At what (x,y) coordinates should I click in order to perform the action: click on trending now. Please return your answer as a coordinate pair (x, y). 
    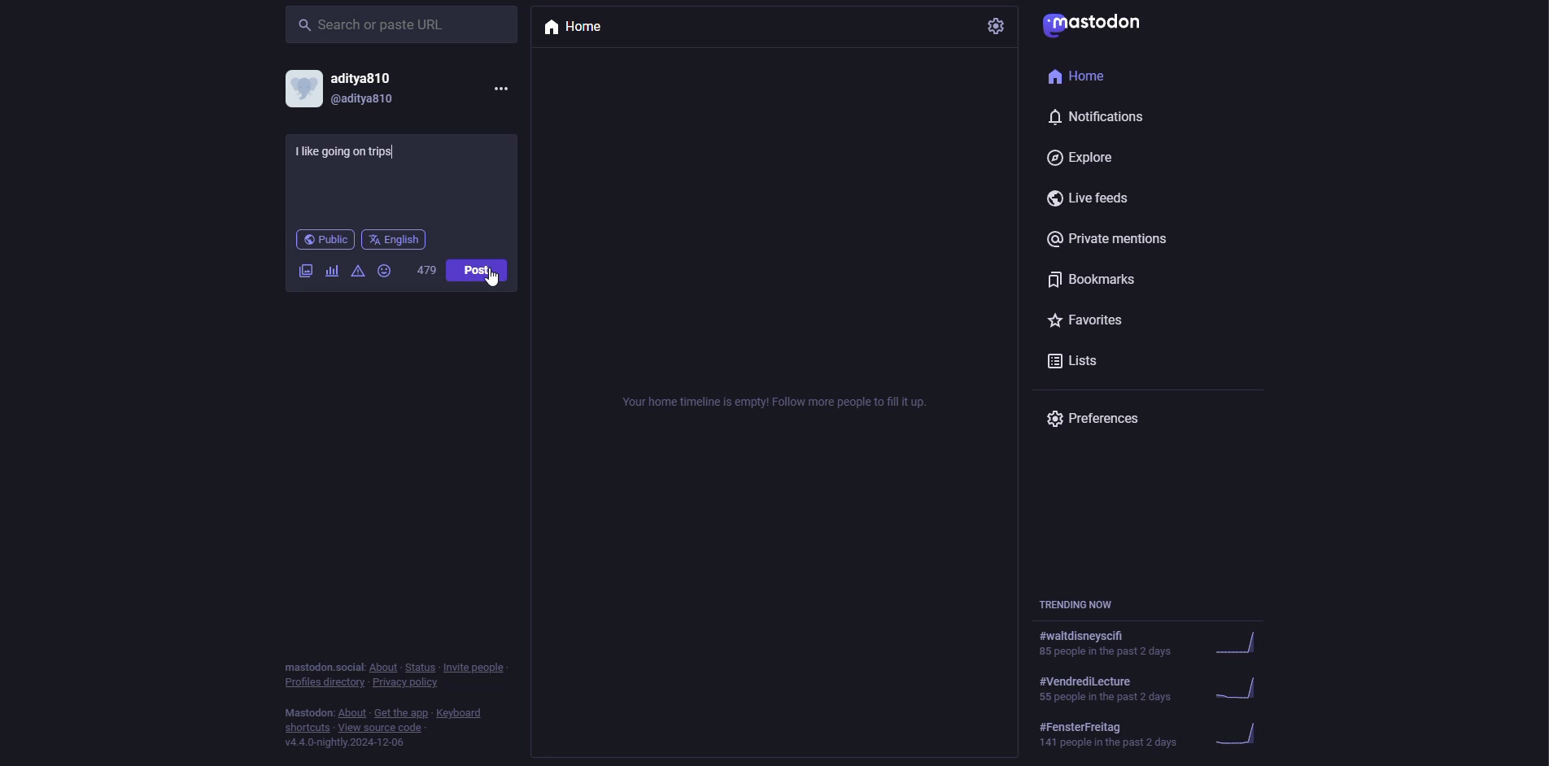
    Looking at the image, I should click on (1157, 733).